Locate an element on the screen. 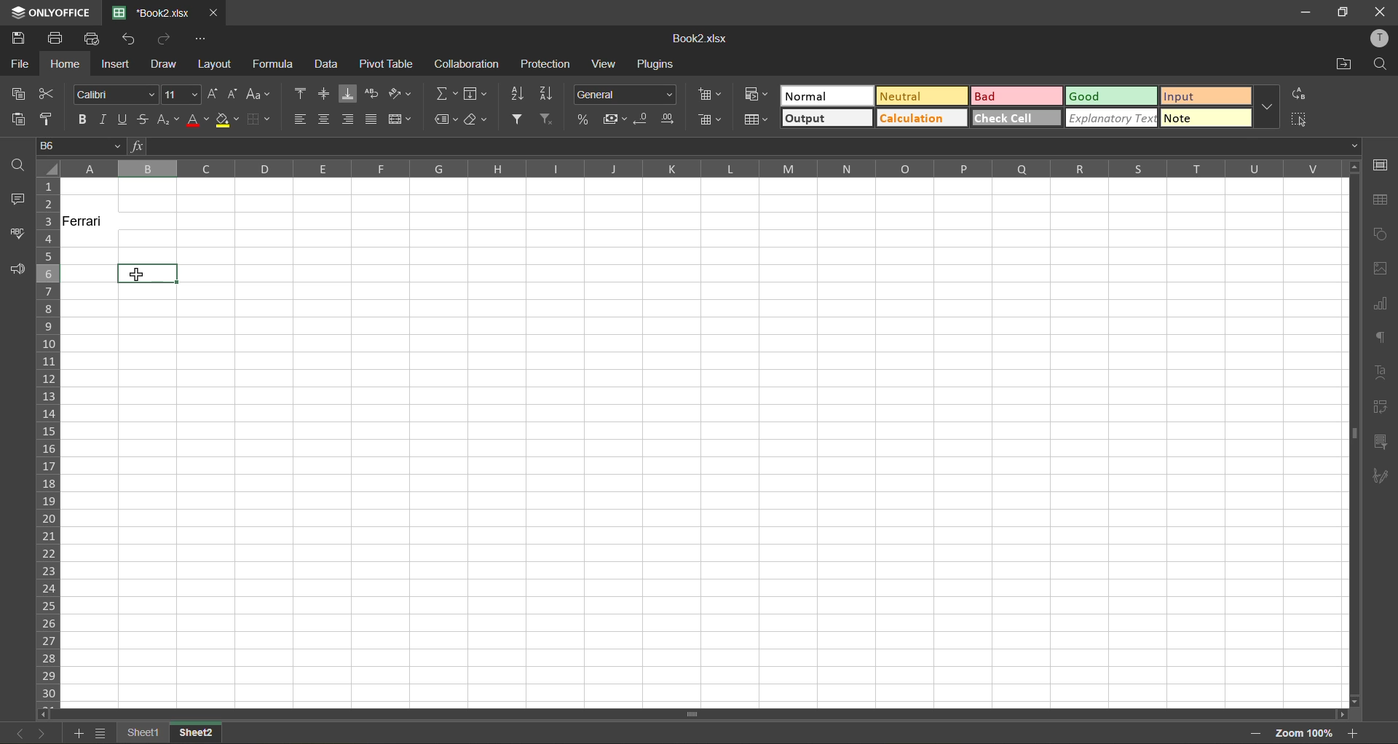 The height and width of the screenshot is (744, 1398). file name is located at coordinates (151, 12).